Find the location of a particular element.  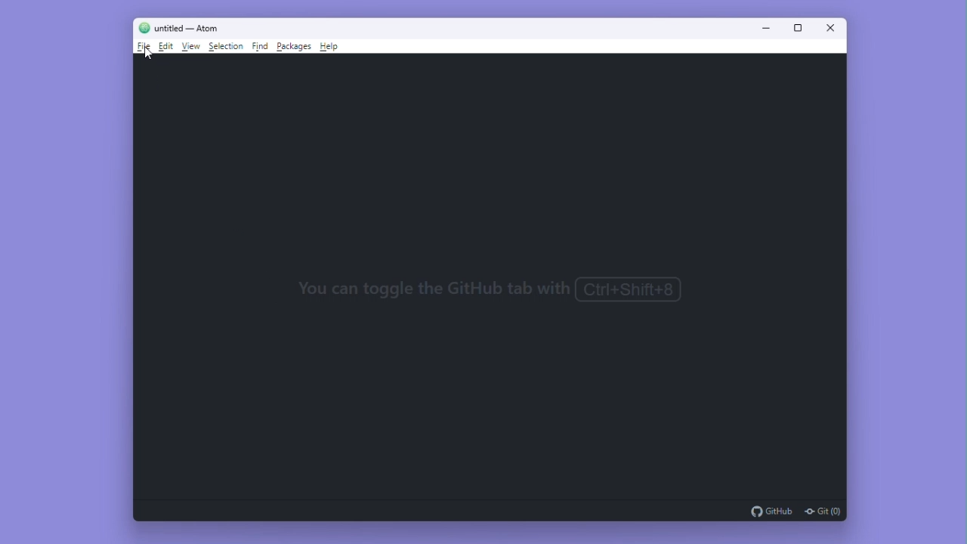

Maximize is located at coordinates (793, 28).